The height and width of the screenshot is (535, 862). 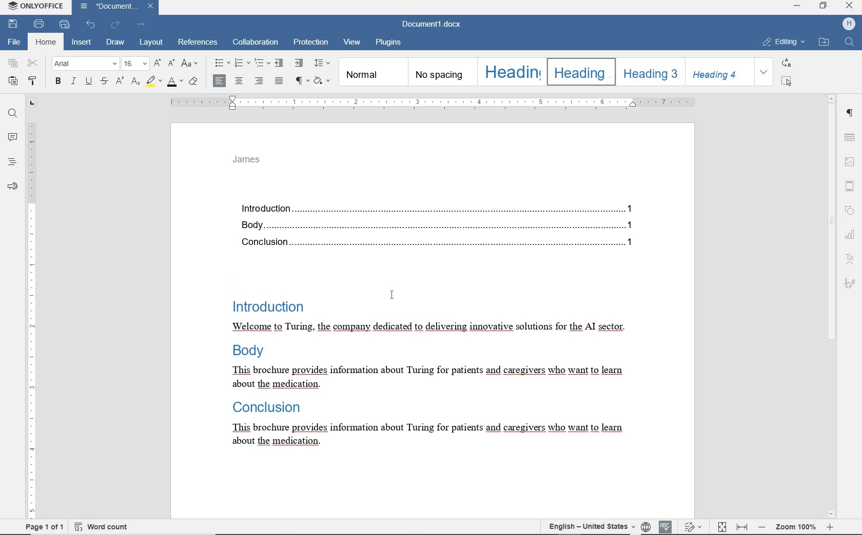 I want to click on layout, so click(x=151, y=43).